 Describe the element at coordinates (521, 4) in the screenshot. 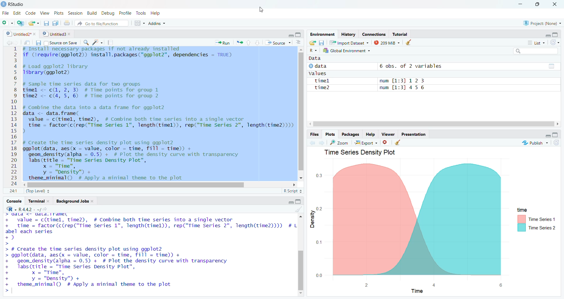

I see `Minimize` at that location.